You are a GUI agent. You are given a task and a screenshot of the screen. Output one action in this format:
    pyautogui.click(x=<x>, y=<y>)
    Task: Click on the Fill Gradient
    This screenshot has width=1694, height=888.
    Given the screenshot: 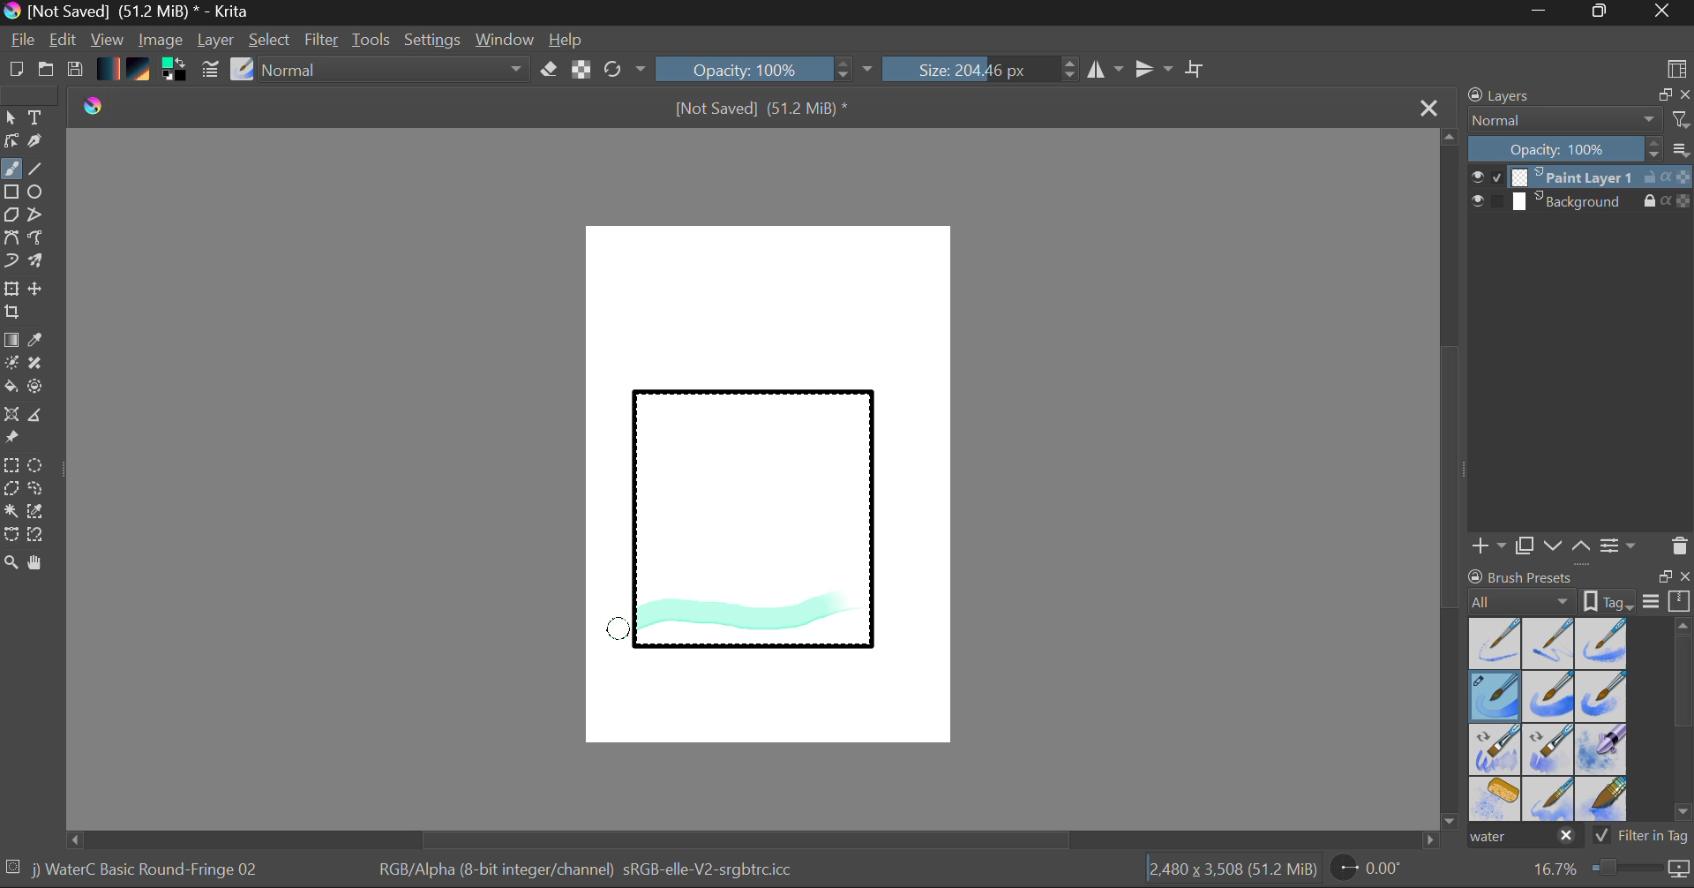 What is the action you would take?
    pyautogui.click(x=11, y=339)
    